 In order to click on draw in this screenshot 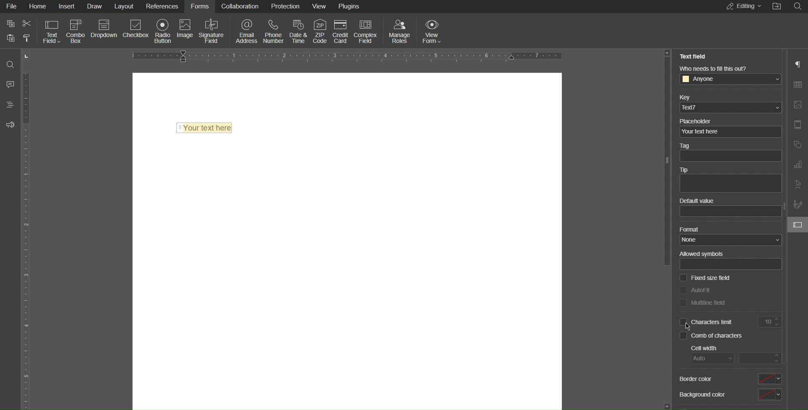, I will do `click(96, 6)`.